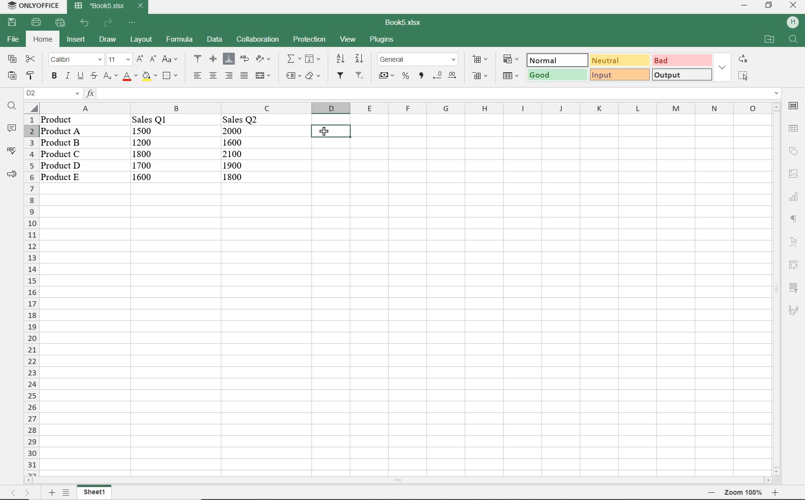 The width and height of the screenshot is (805, 500). I want to click on increment font size, so click(139, 59).